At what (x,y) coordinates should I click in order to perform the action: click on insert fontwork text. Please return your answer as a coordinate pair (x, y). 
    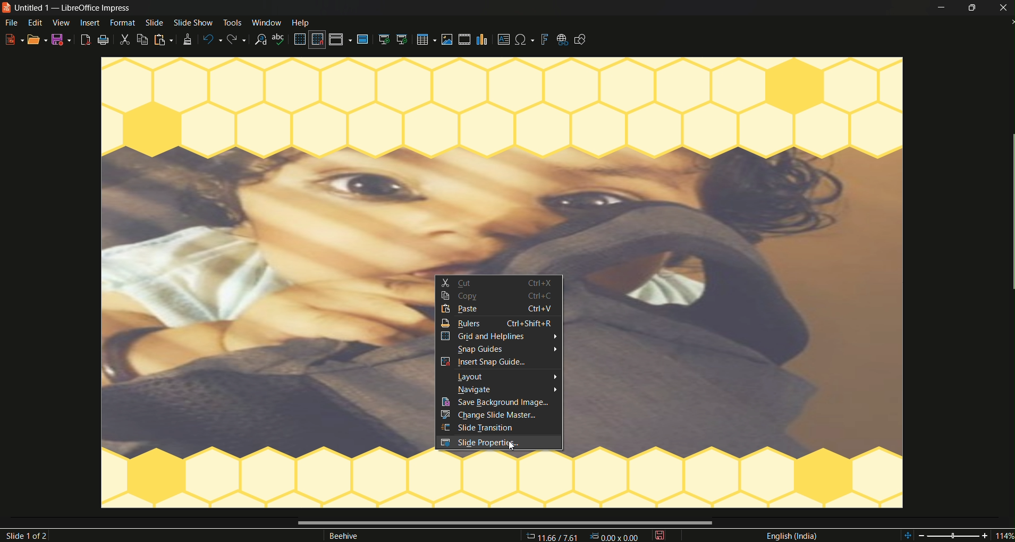
    Looking at the image, I should click on (545, 40).